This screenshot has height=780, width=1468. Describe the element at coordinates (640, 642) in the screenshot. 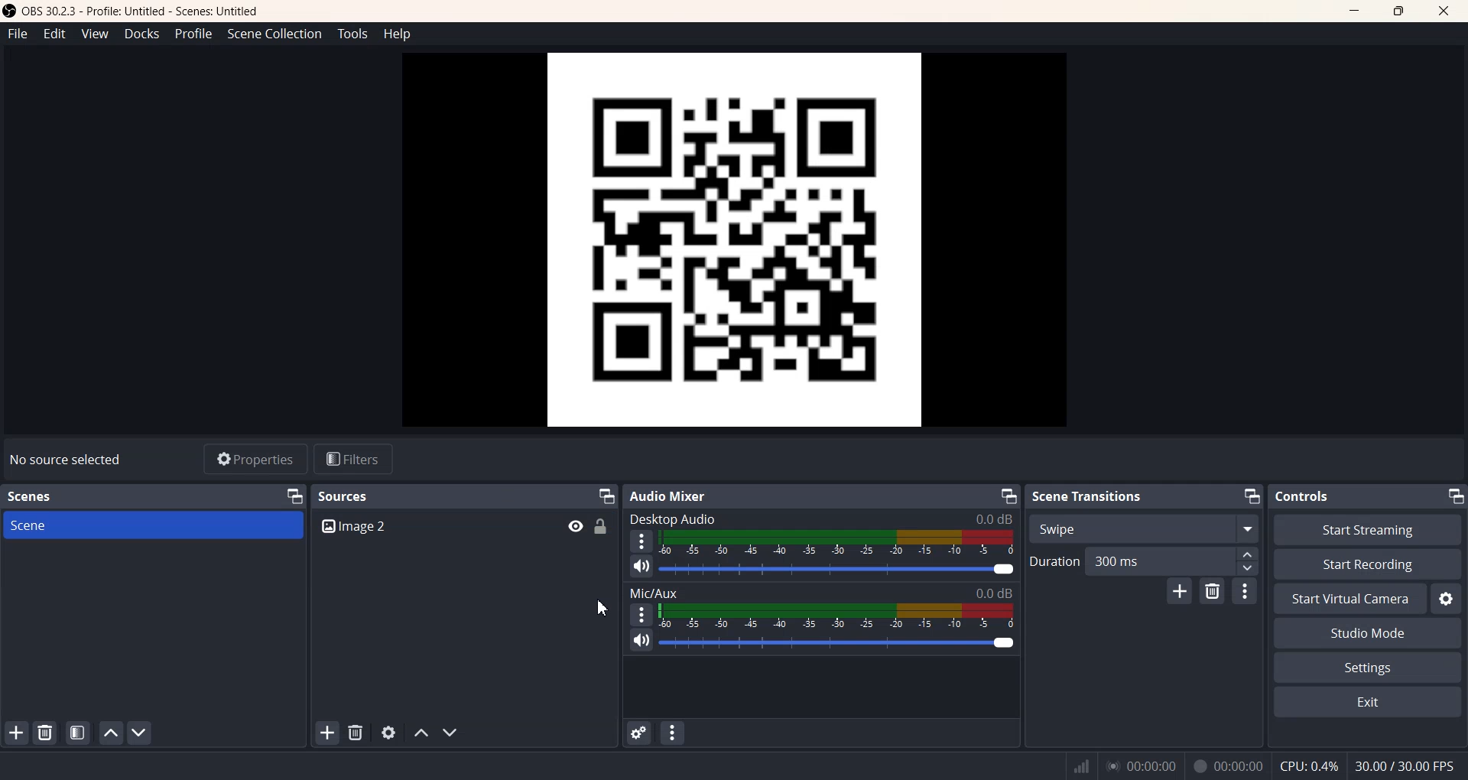

I see `Unmute/ Mute` at that location.